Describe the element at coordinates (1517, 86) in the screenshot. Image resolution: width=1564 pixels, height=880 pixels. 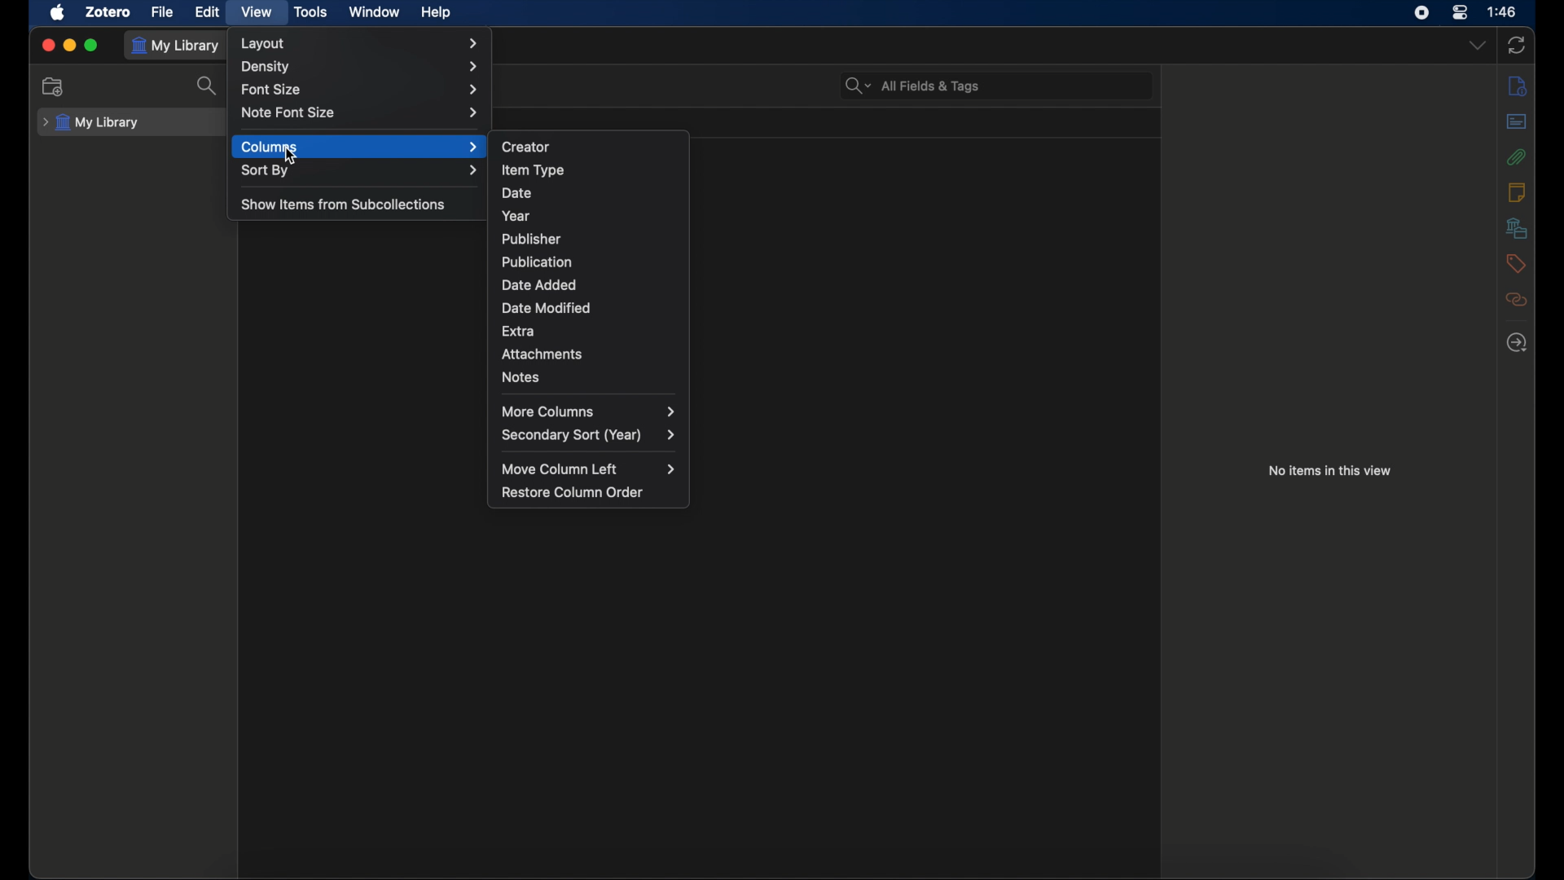
I see `info` at that location.